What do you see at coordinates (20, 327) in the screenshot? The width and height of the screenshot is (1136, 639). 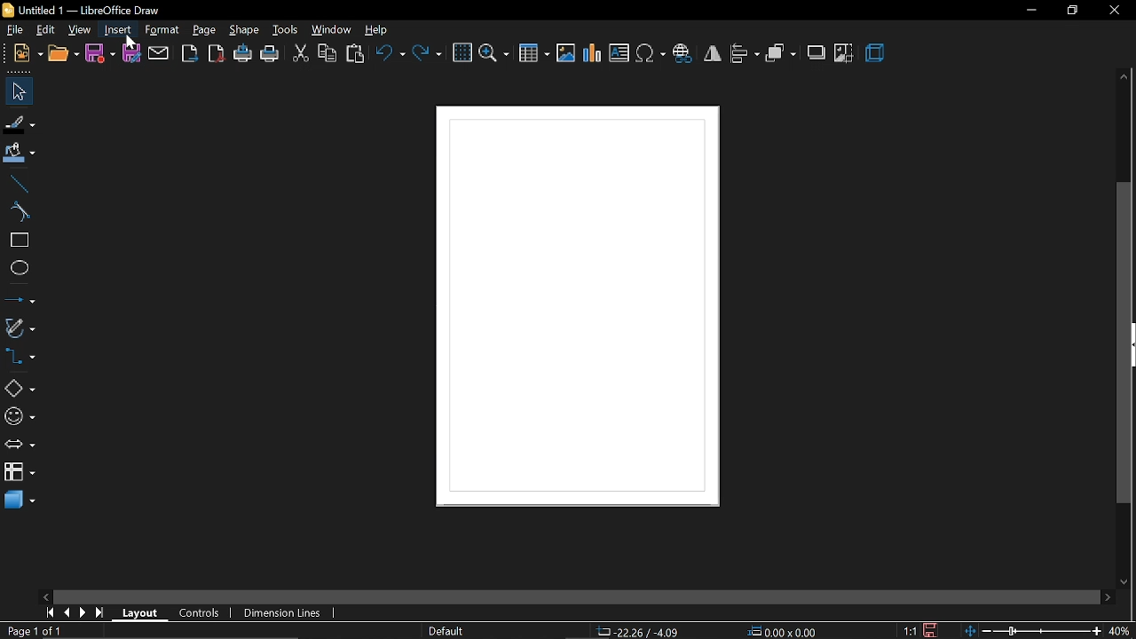 I see `curves and polygons` at bounding box center [20, 327].